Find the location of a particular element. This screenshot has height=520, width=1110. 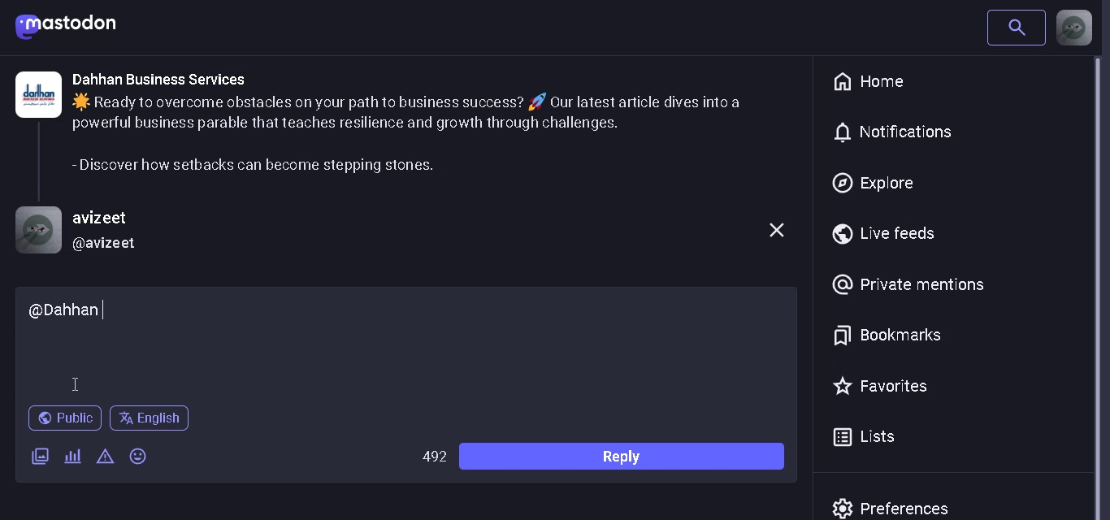

language is located at coordinates (154, 421).